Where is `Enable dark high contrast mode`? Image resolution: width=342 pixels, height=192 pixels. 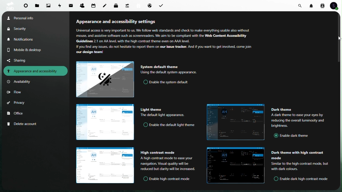 Enable dark high contrast mode is located at coordinates (301, 178).